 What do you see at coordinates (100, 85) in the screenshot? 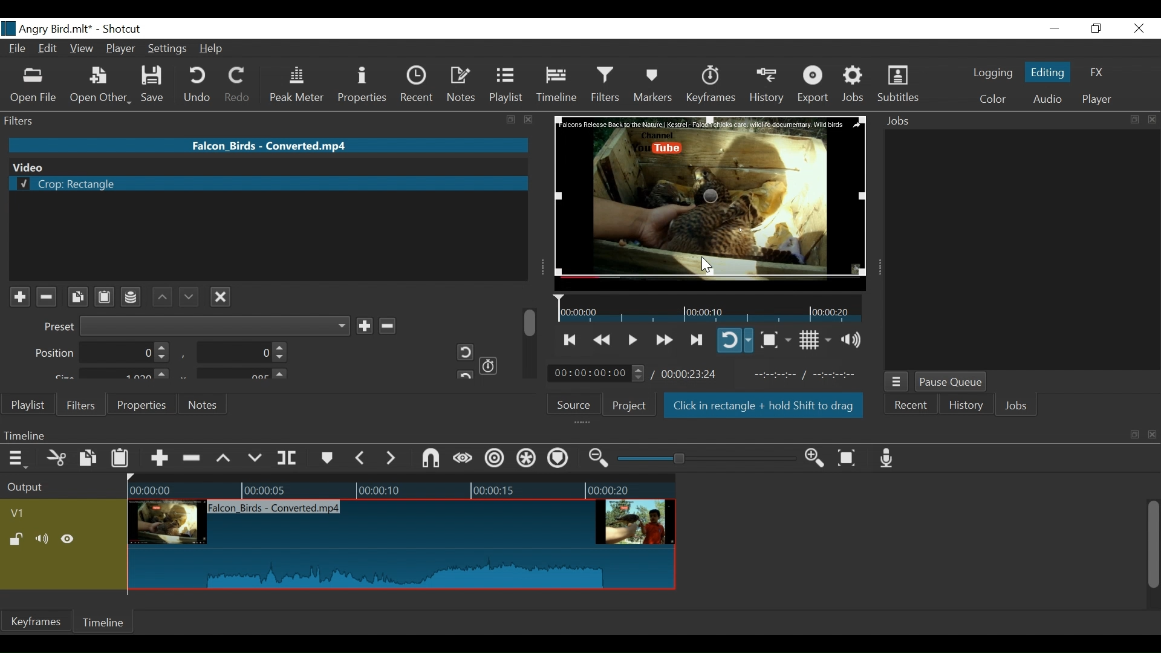
I see `Open Other` at bounding box center [100, 85].